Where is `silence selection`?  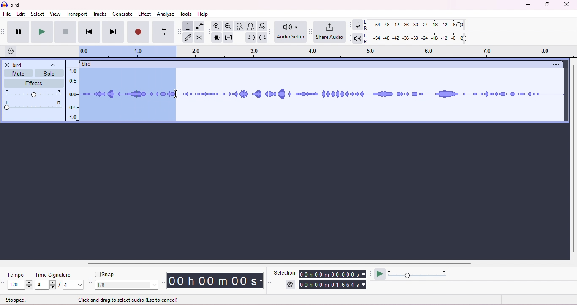 silence selection is located at coordinates (230, 38).